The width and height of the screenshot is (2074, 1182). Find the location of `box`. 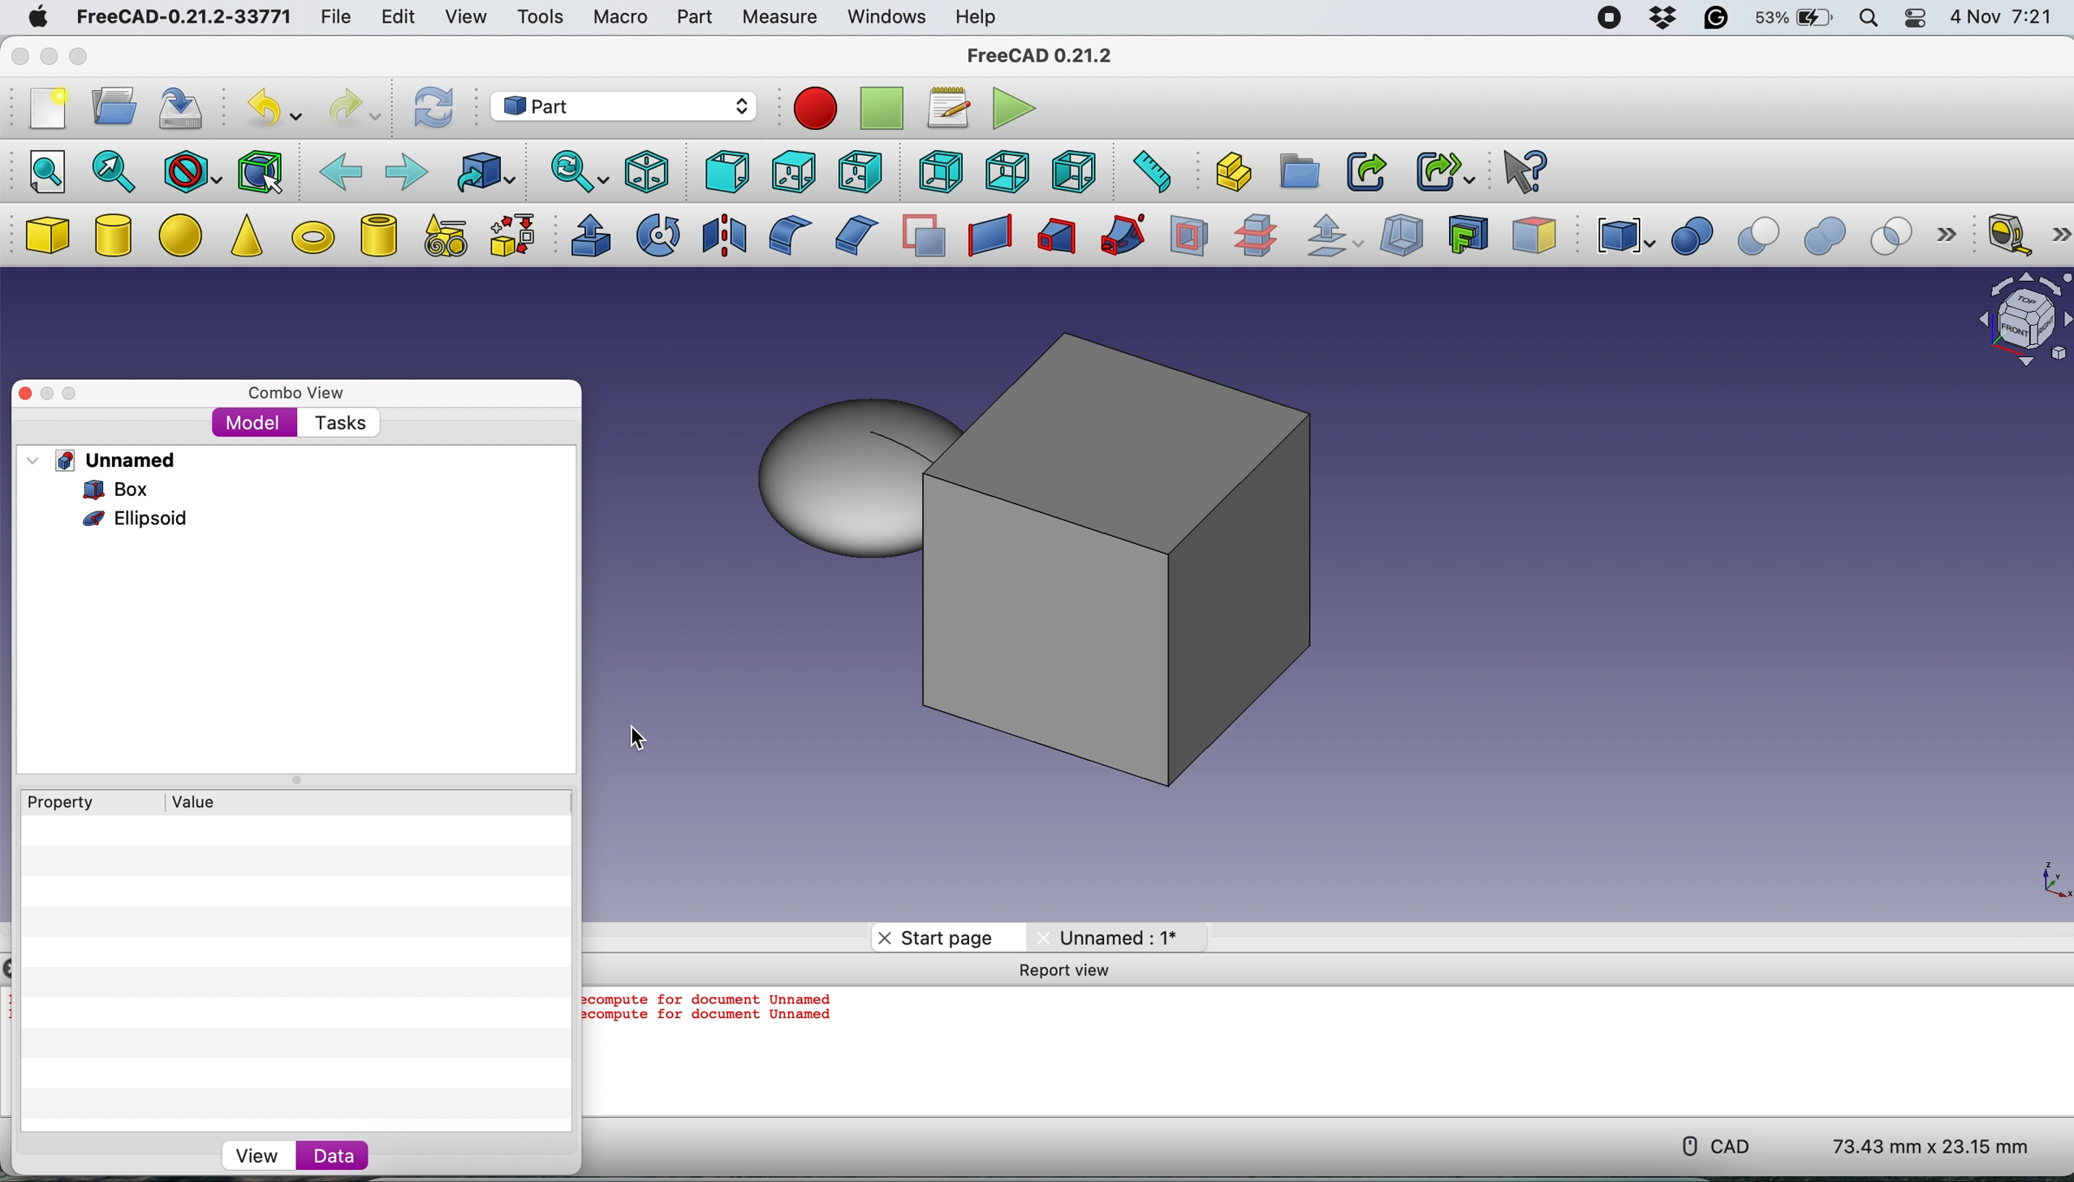

box is located at coordinates (46, 236).